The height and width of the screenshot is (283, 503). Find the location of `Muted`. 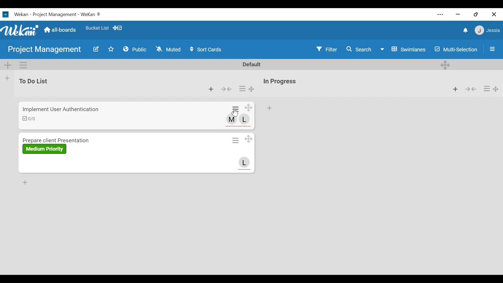

Muted is located at coordinates (168, 49).